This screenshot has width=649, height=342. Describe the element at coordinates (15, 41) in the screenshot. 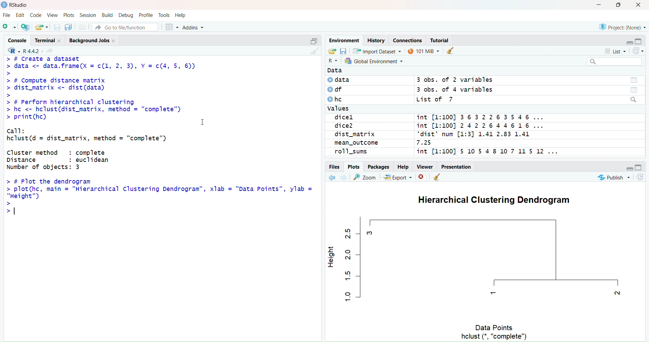

I see `Console` at that location.